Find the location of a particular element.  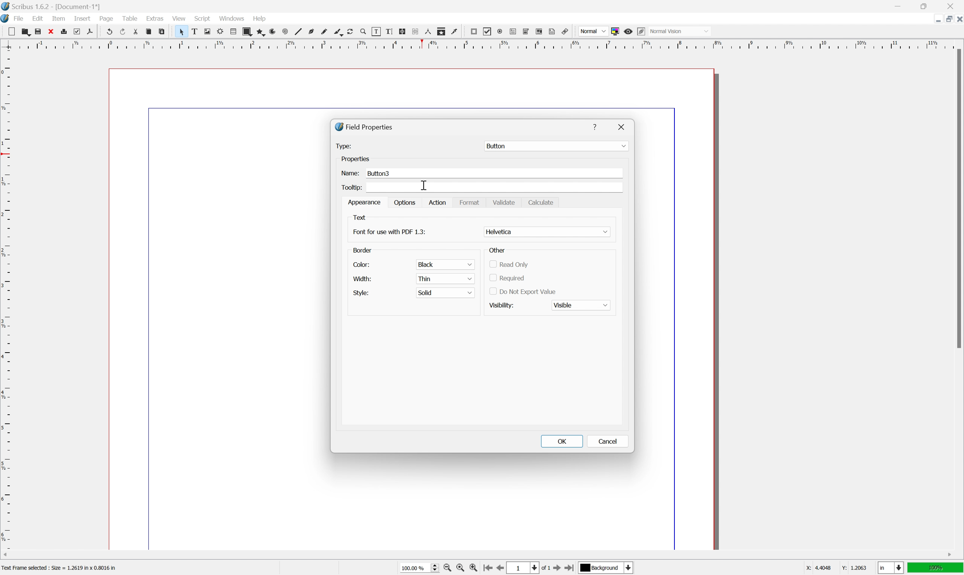

shape is located at coordinates (247, 31).